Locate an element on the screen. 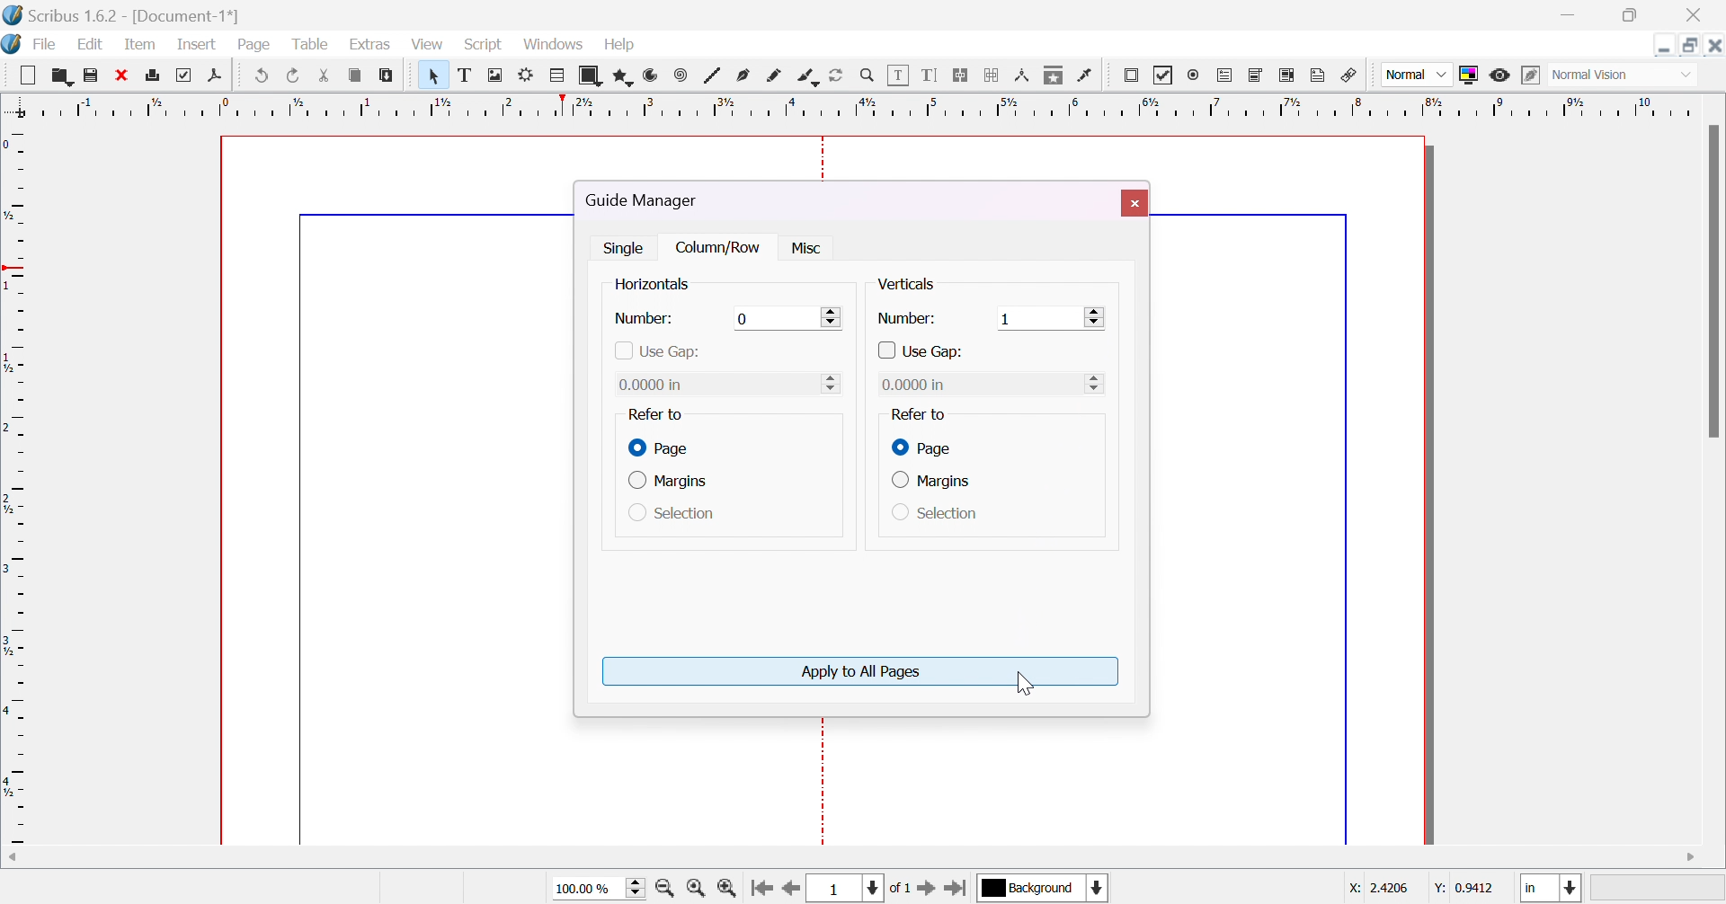 This screenshot has width=1726, height=904. copy item properties is located at coordinates (1055, 76).